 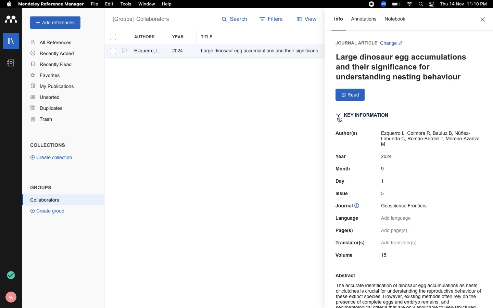 What do you see at coordinates (48, 146) in the screenshot?
I see `COLLECTIONS` at bounding box center [48, 146].